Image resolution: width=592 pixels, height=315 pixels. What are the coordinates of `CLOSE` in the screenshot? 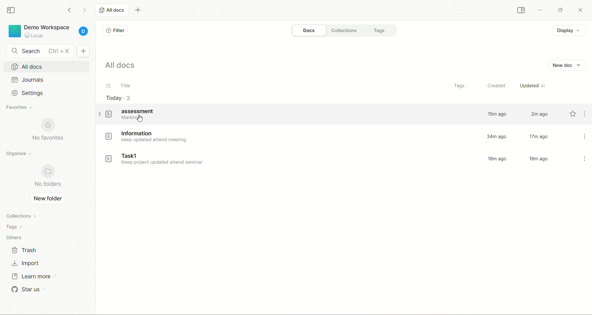 It's located at (579, 9).